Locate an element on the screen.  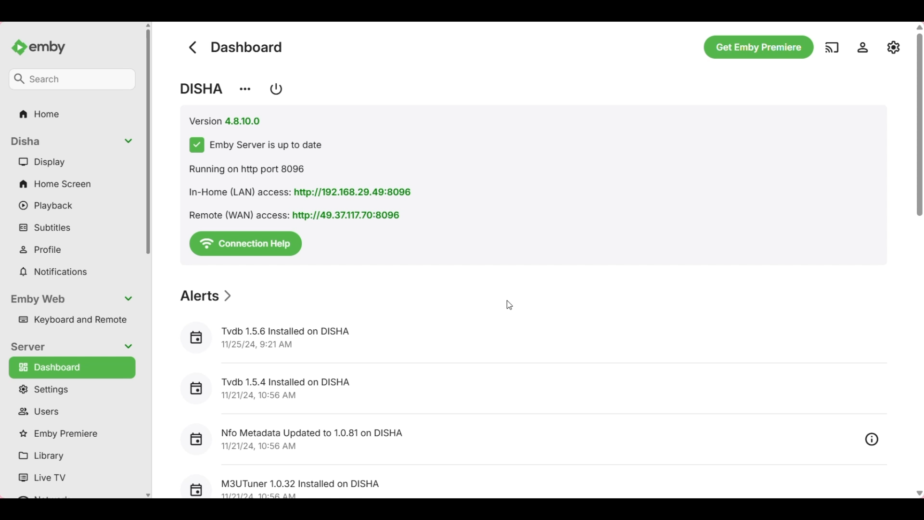
Quick slide to top of left panel is located at coordinates (148, 25).